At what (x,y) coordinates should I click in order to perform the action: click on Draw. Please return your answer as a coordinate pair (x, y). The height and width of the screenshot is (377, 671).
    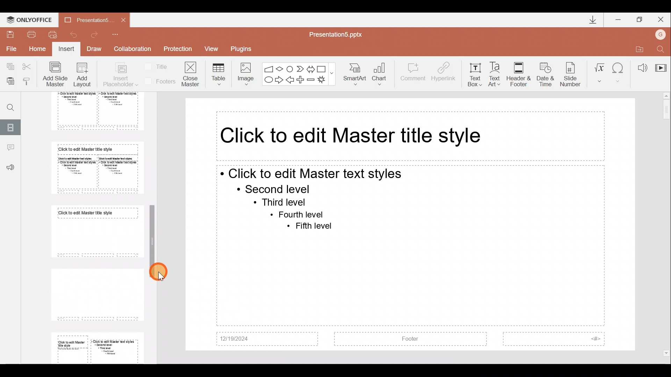
    Looking at the image, I should click on (96, 50).